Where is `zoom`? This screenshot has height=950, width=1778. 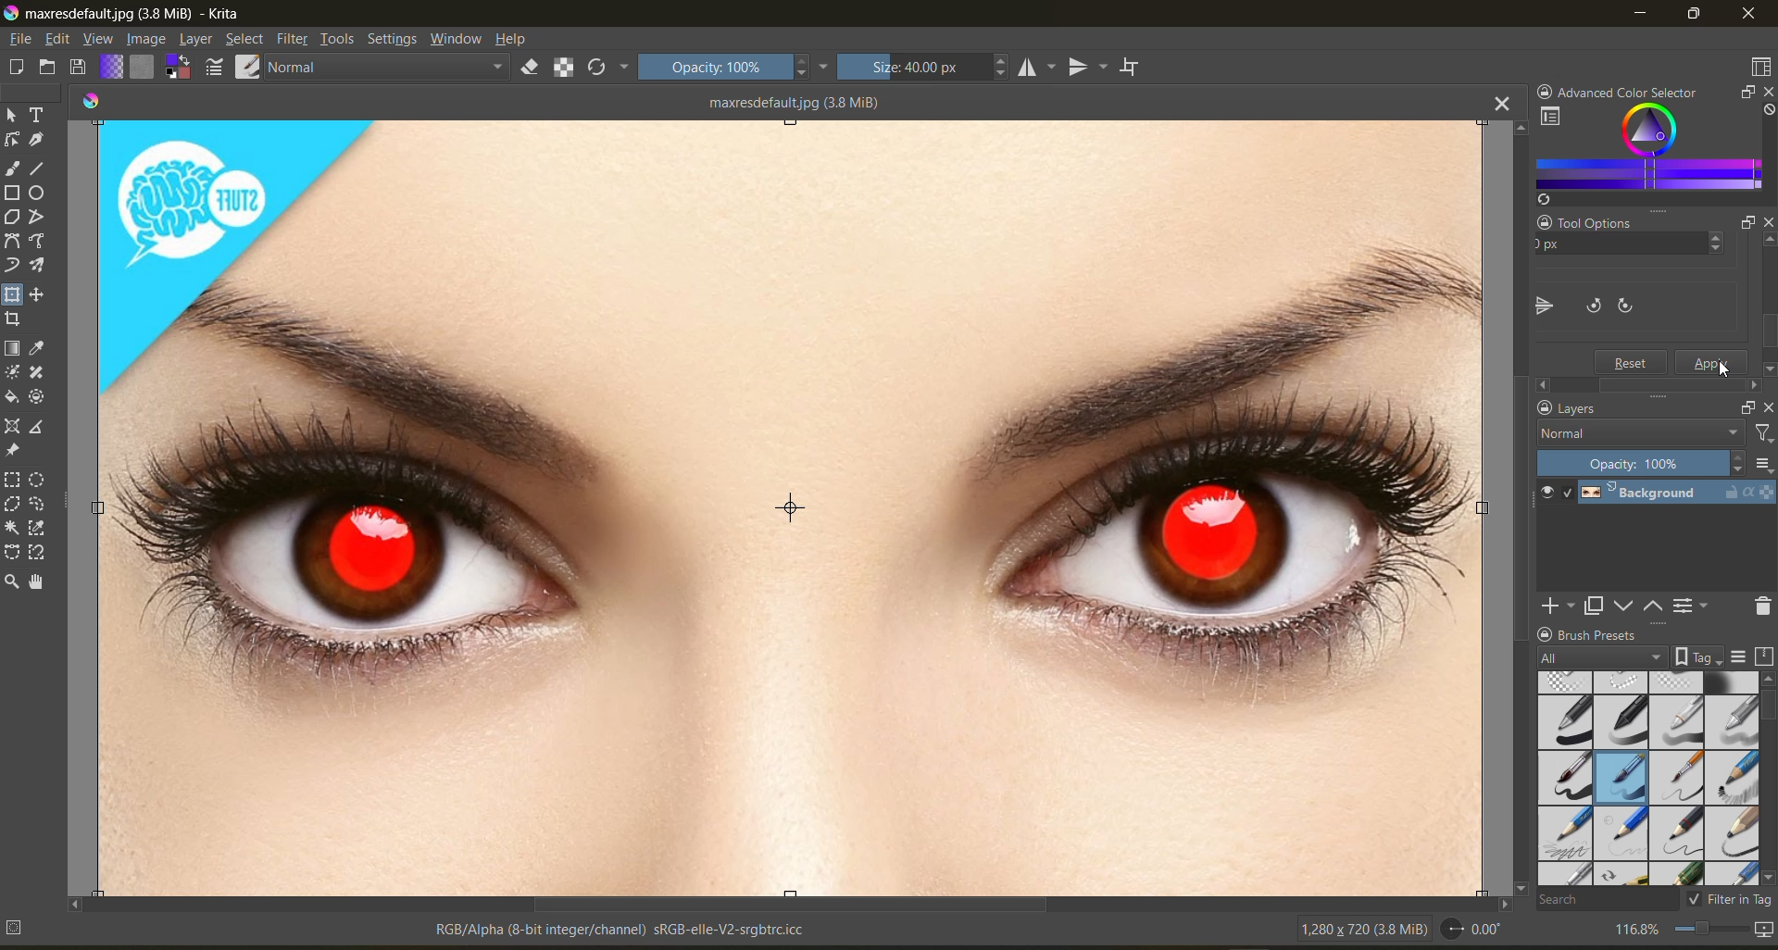 zoom is located at coordinates (1716, 926).